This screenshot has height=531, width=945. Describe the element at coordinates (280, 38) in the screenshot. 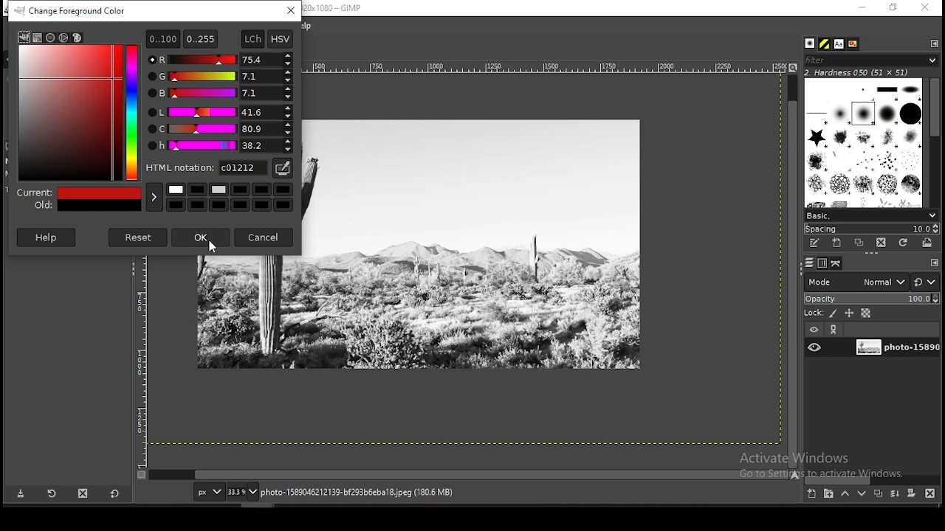

I see `HSV` at that location.